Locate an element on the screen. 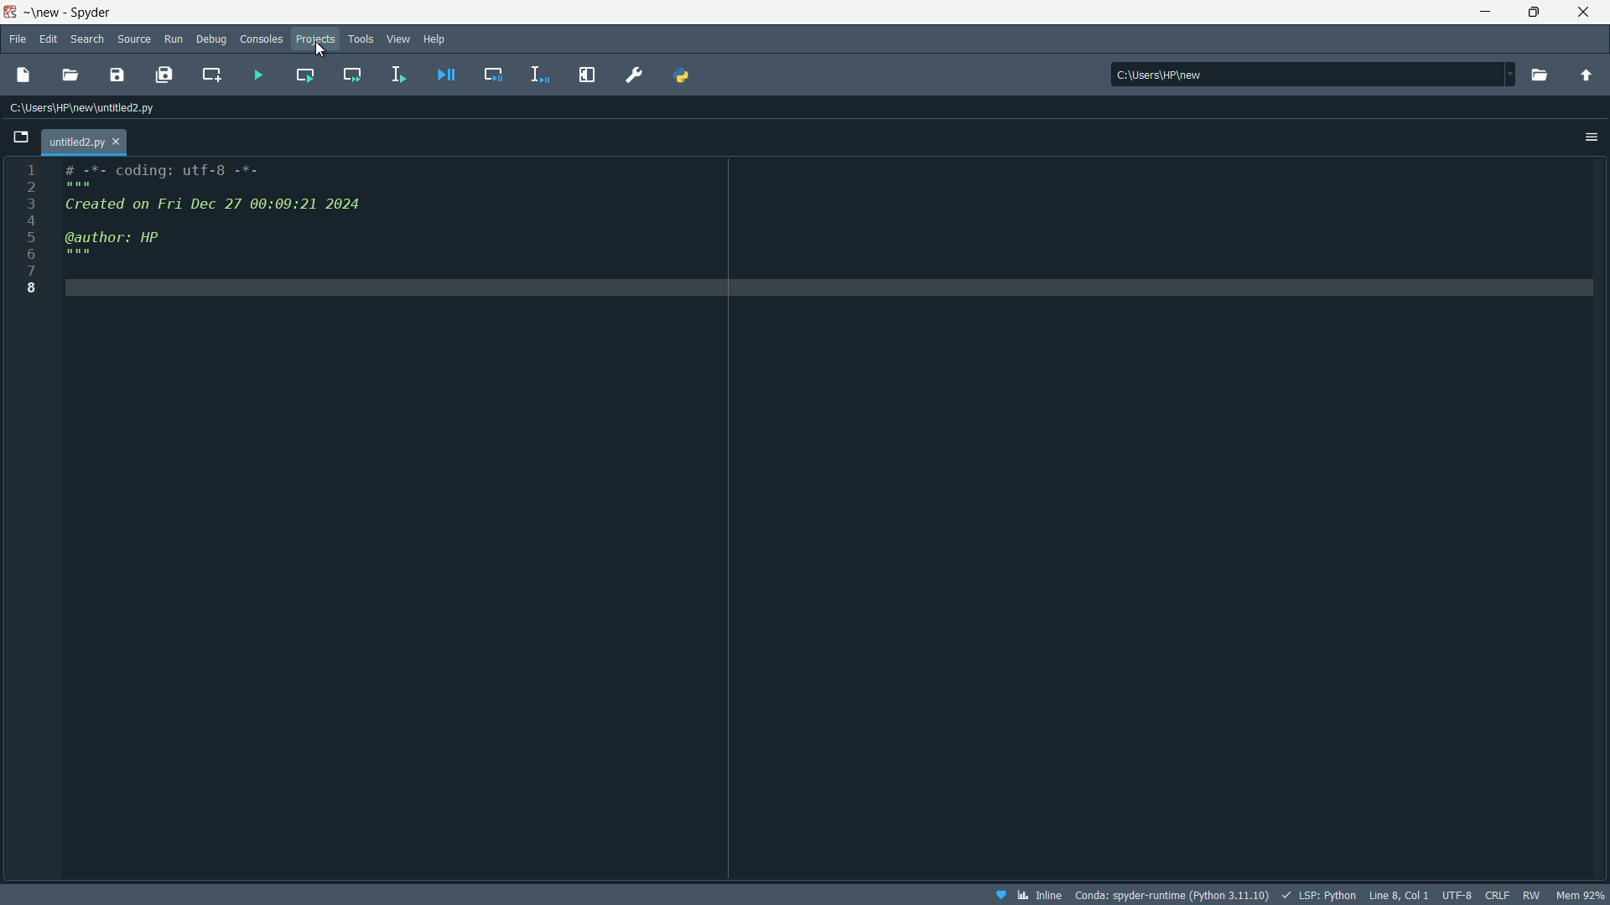  maximize is located at coordinates (1529, 13).